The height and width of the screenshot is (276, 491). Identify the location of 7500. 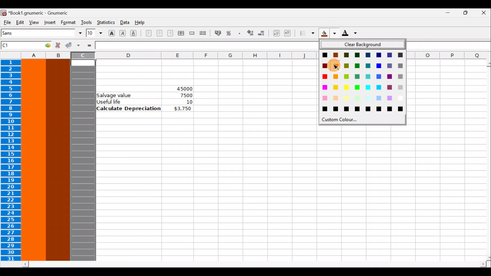
(185, 95).